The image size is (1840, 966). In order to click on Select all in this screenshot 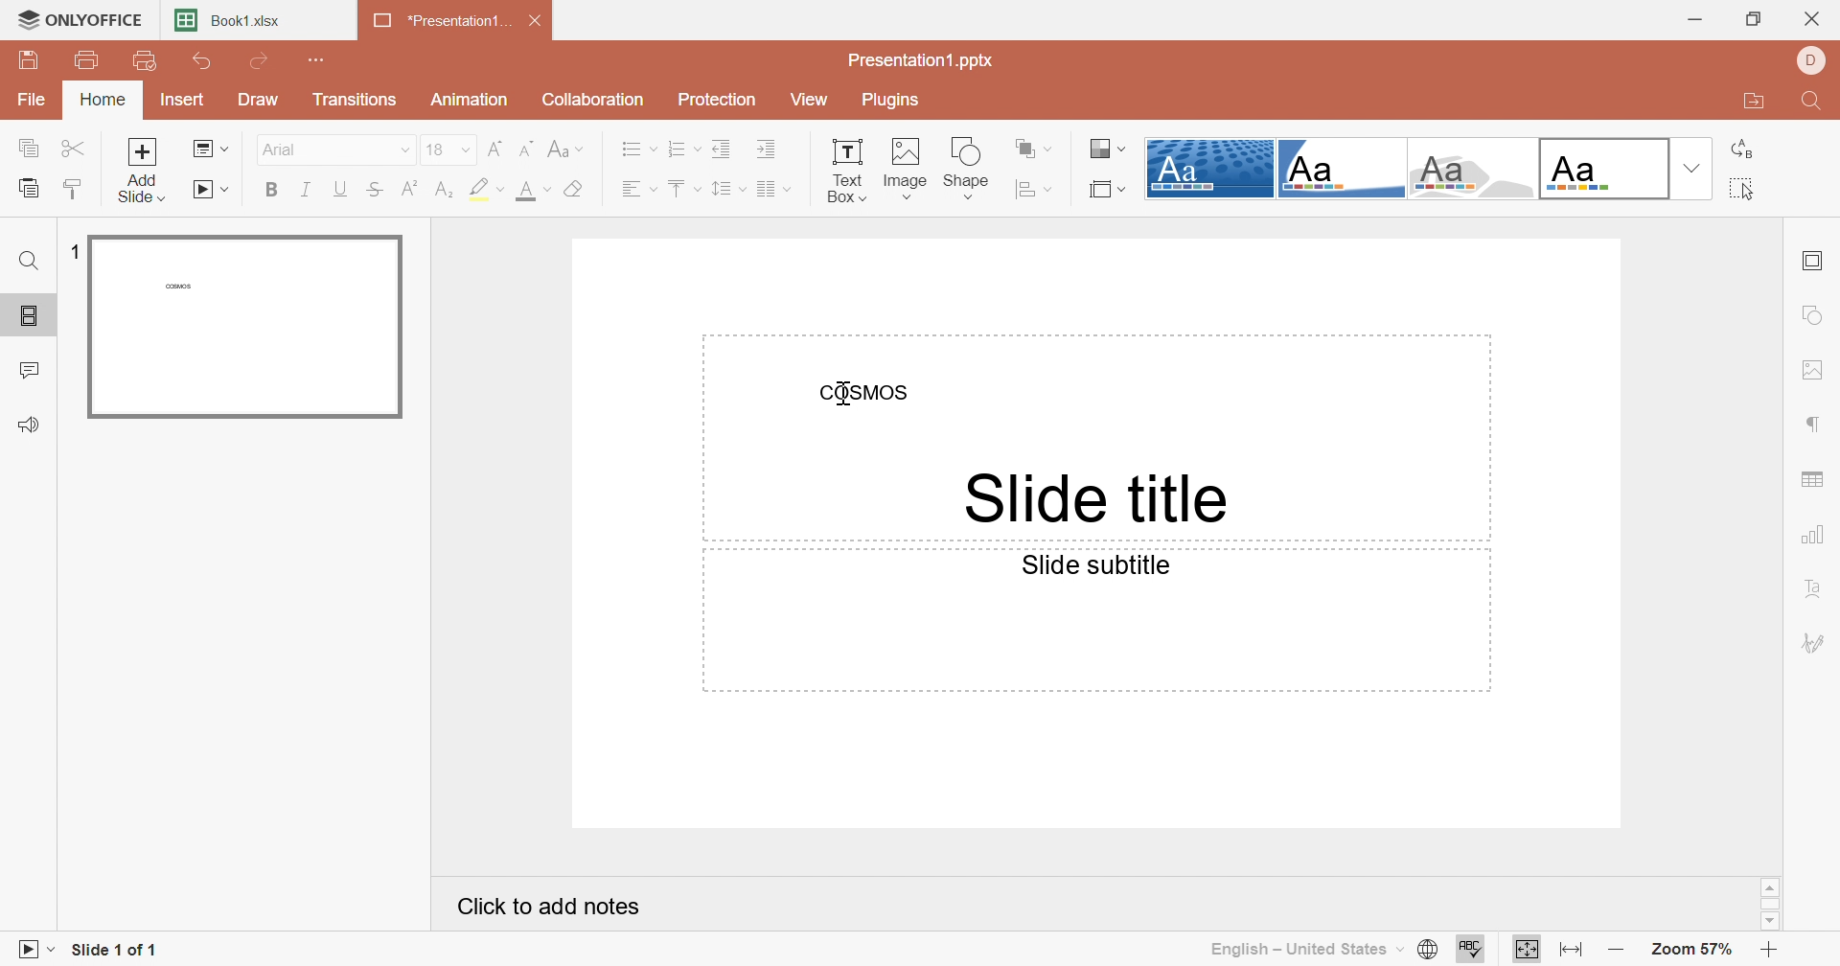, I will do `click(1742, 191)`.